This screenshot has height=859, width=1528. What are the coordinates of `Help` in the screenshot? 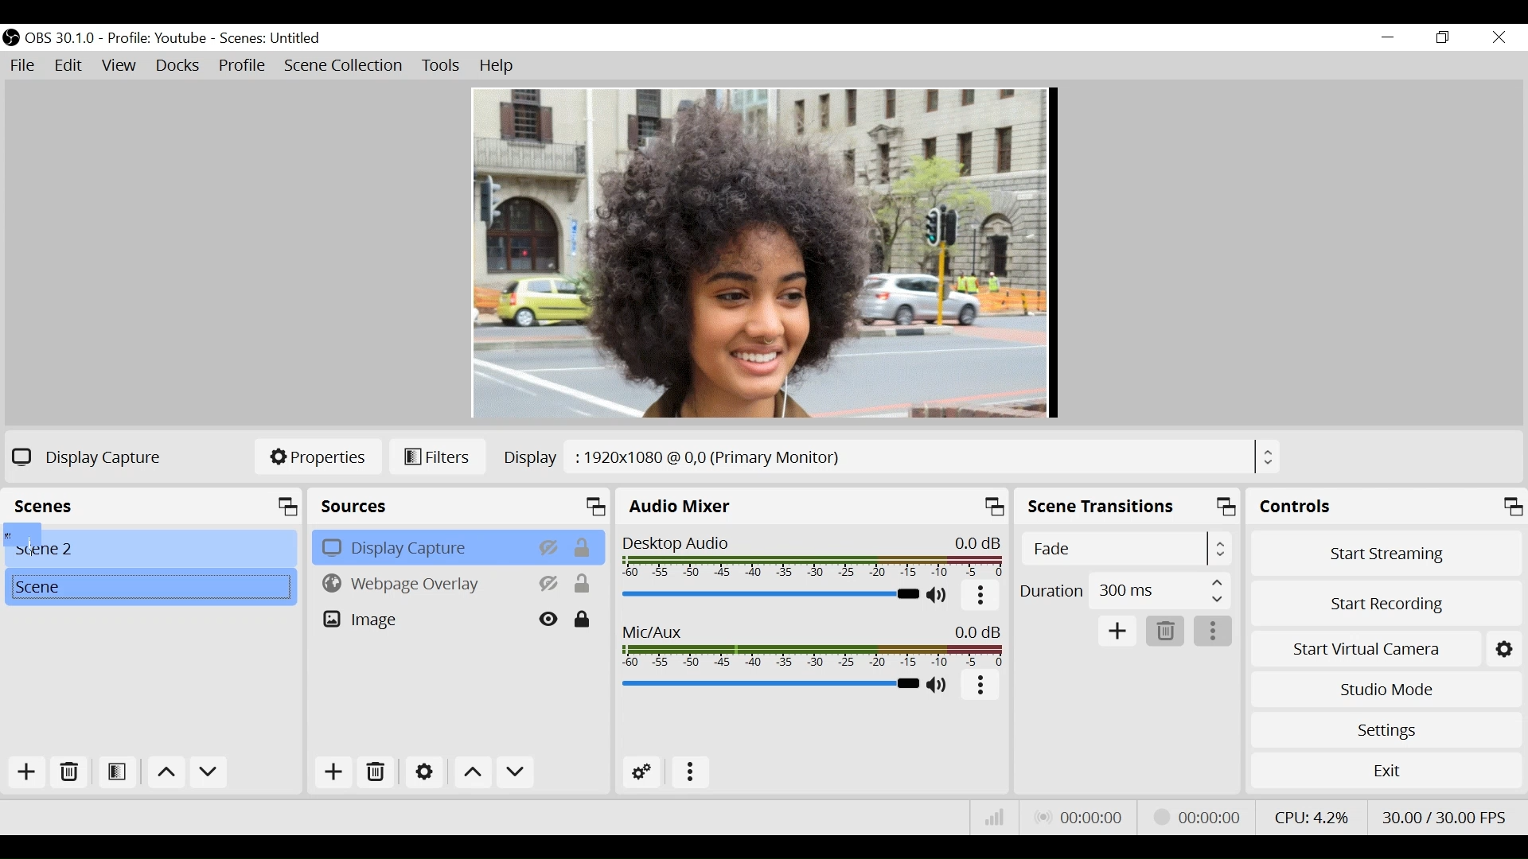 It's located at (499, 68).